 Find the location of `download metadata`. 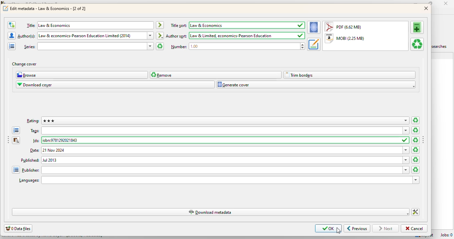

download metadata is located at coordinates (211, 212).